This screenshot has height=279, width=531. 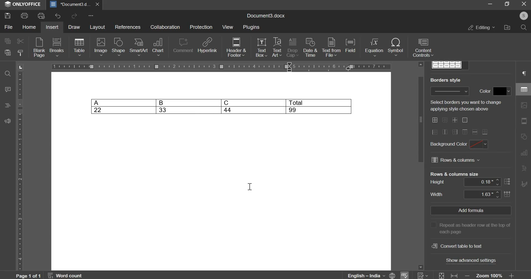 What do you see at coordinates (138, 47) in the screenshot?
I see `smart art` at bounding box center [138, 47].